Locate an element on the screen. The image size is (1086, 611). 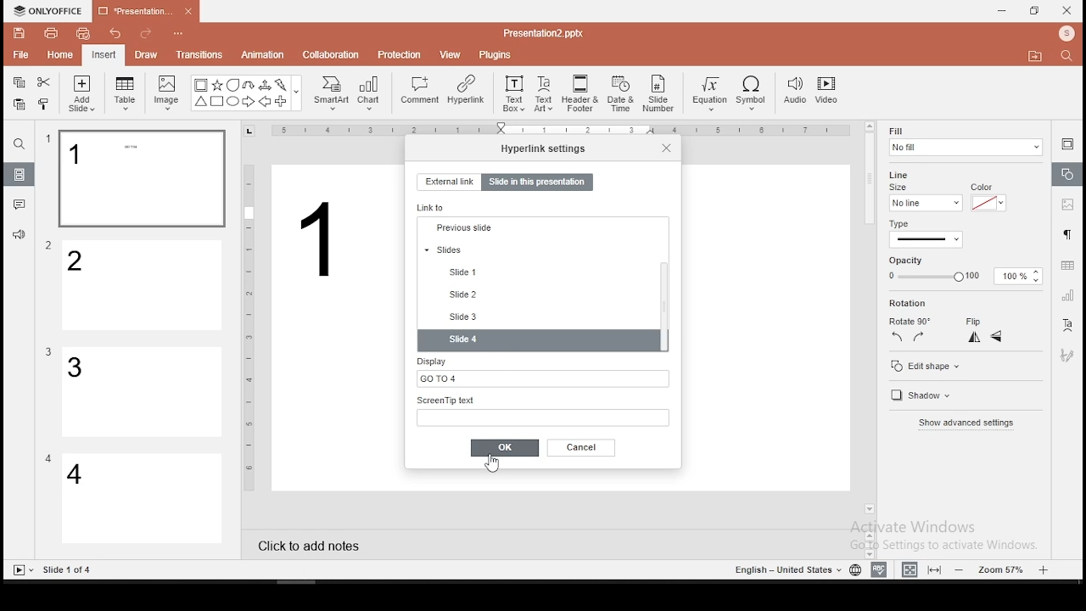
 is located at coordinates (249, 326).